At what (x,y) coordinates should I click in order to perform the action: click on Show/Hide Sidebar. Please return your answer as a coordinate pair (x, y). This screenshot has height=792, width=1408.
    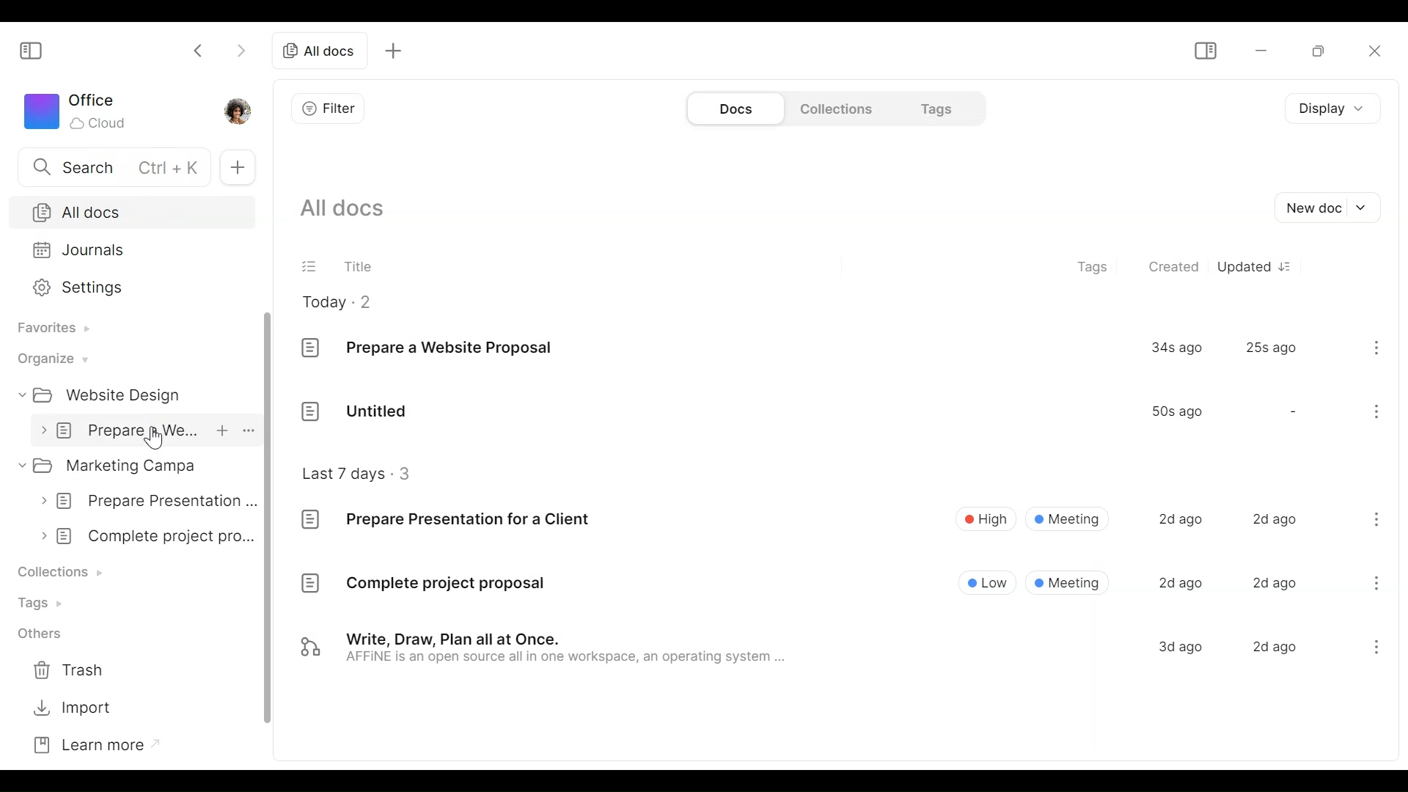
    Looking at the image, I should click on (1205, 50).